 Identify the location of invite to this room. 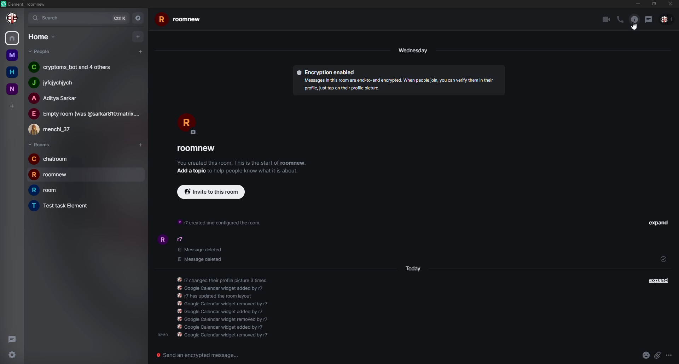
(209, 191).